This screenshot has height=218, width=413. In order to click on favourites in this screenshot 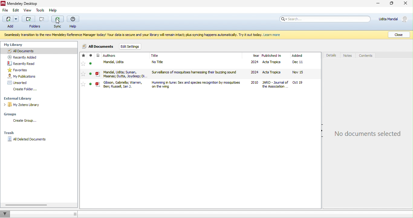, I will do `click(21, 69)`.